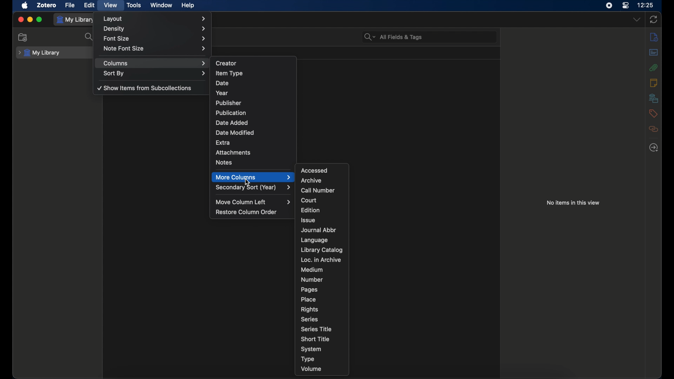 The height and width of the screenshot is (379, 674). I want to click on libraries, so click(654, 98).